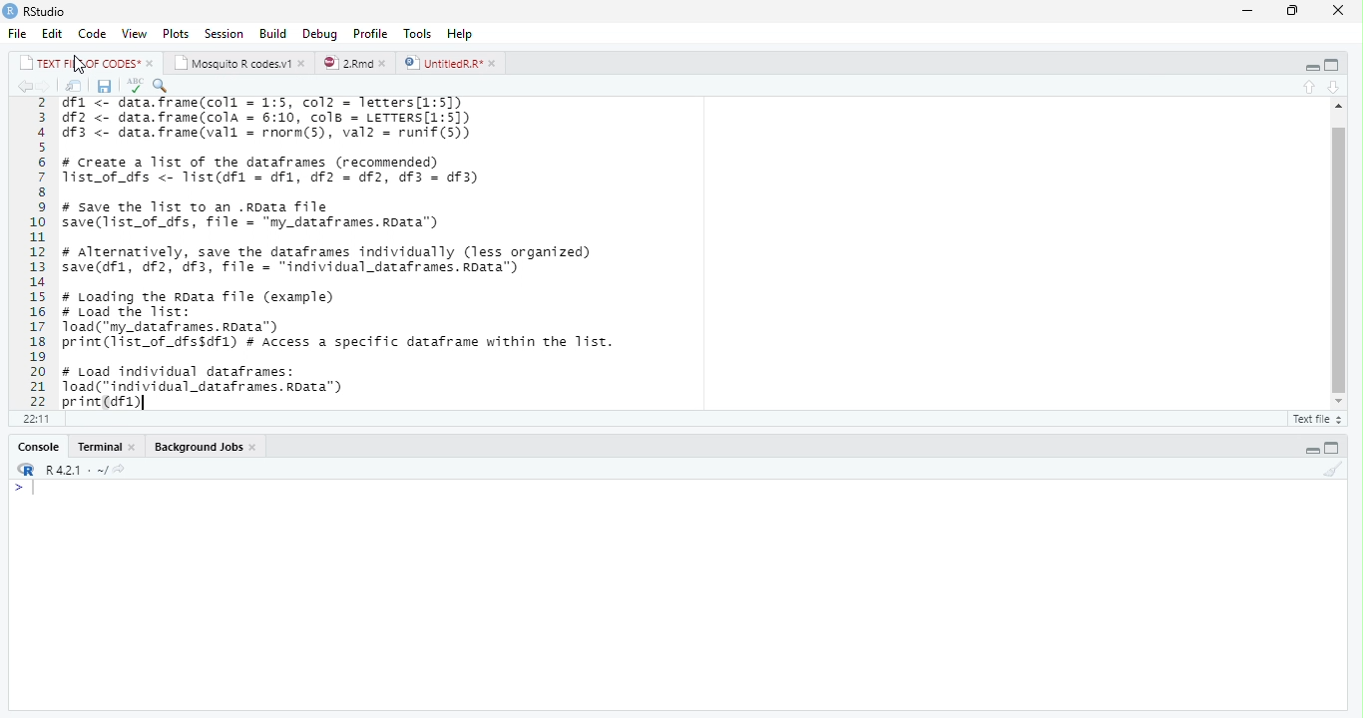  What do you see at coordinates (80, 66) in the screenshot?
I see `cursor` at bounding box center [80, 66].